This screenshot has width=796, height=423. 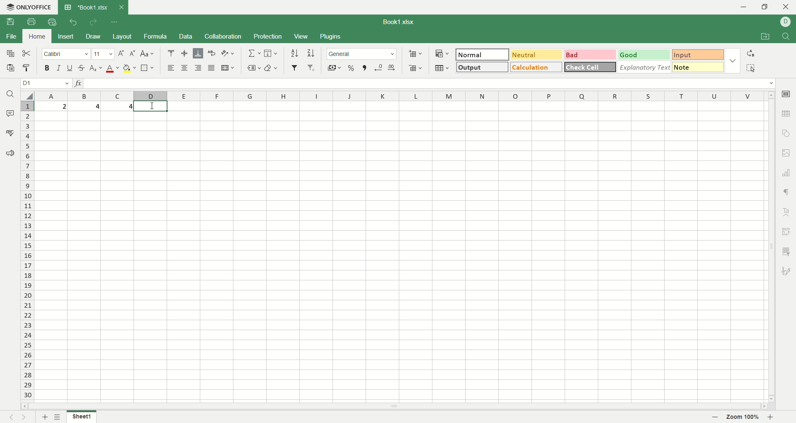 What do you see at coordinates (272, 53) in the screenshot?
I see `fill` at bounding box center [272, 53].